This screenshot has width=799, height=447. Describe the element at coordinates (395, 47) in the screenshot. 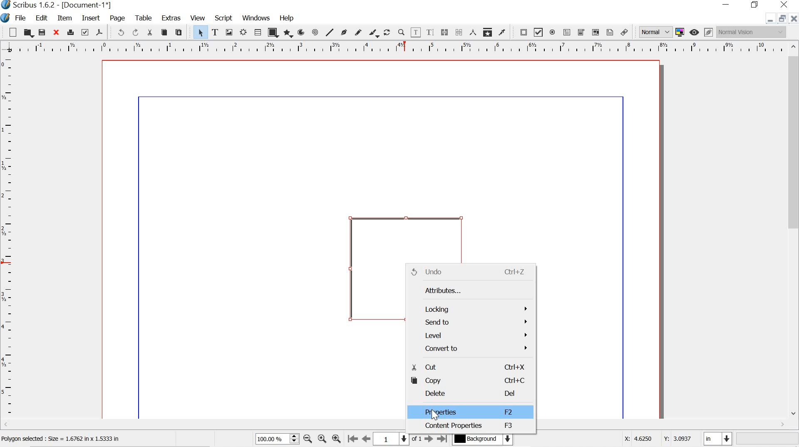

I see `ruler` at that location.